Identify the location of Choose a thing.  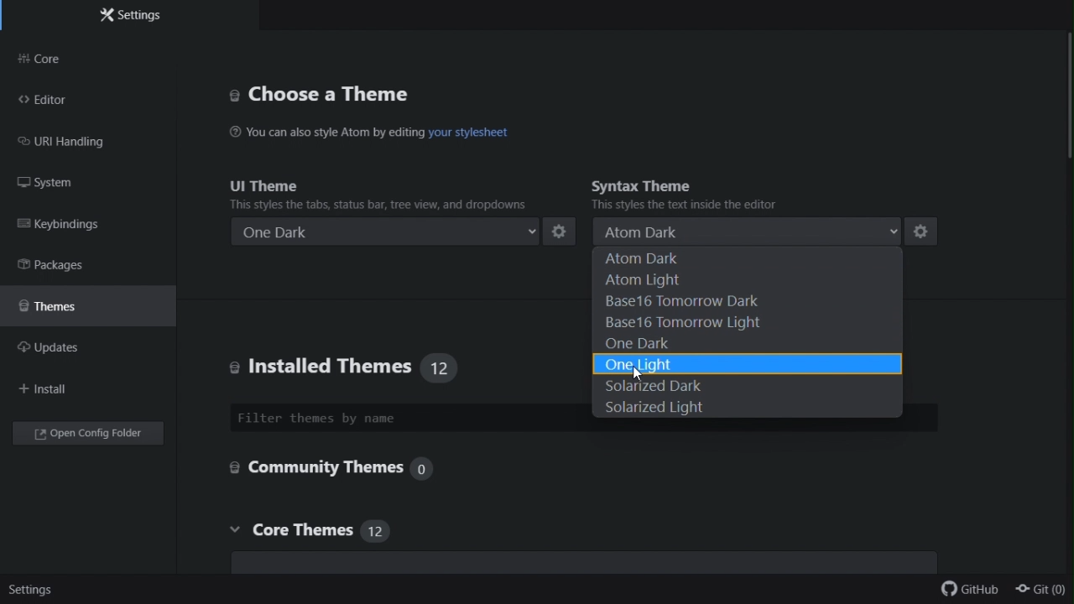
(325, 93).